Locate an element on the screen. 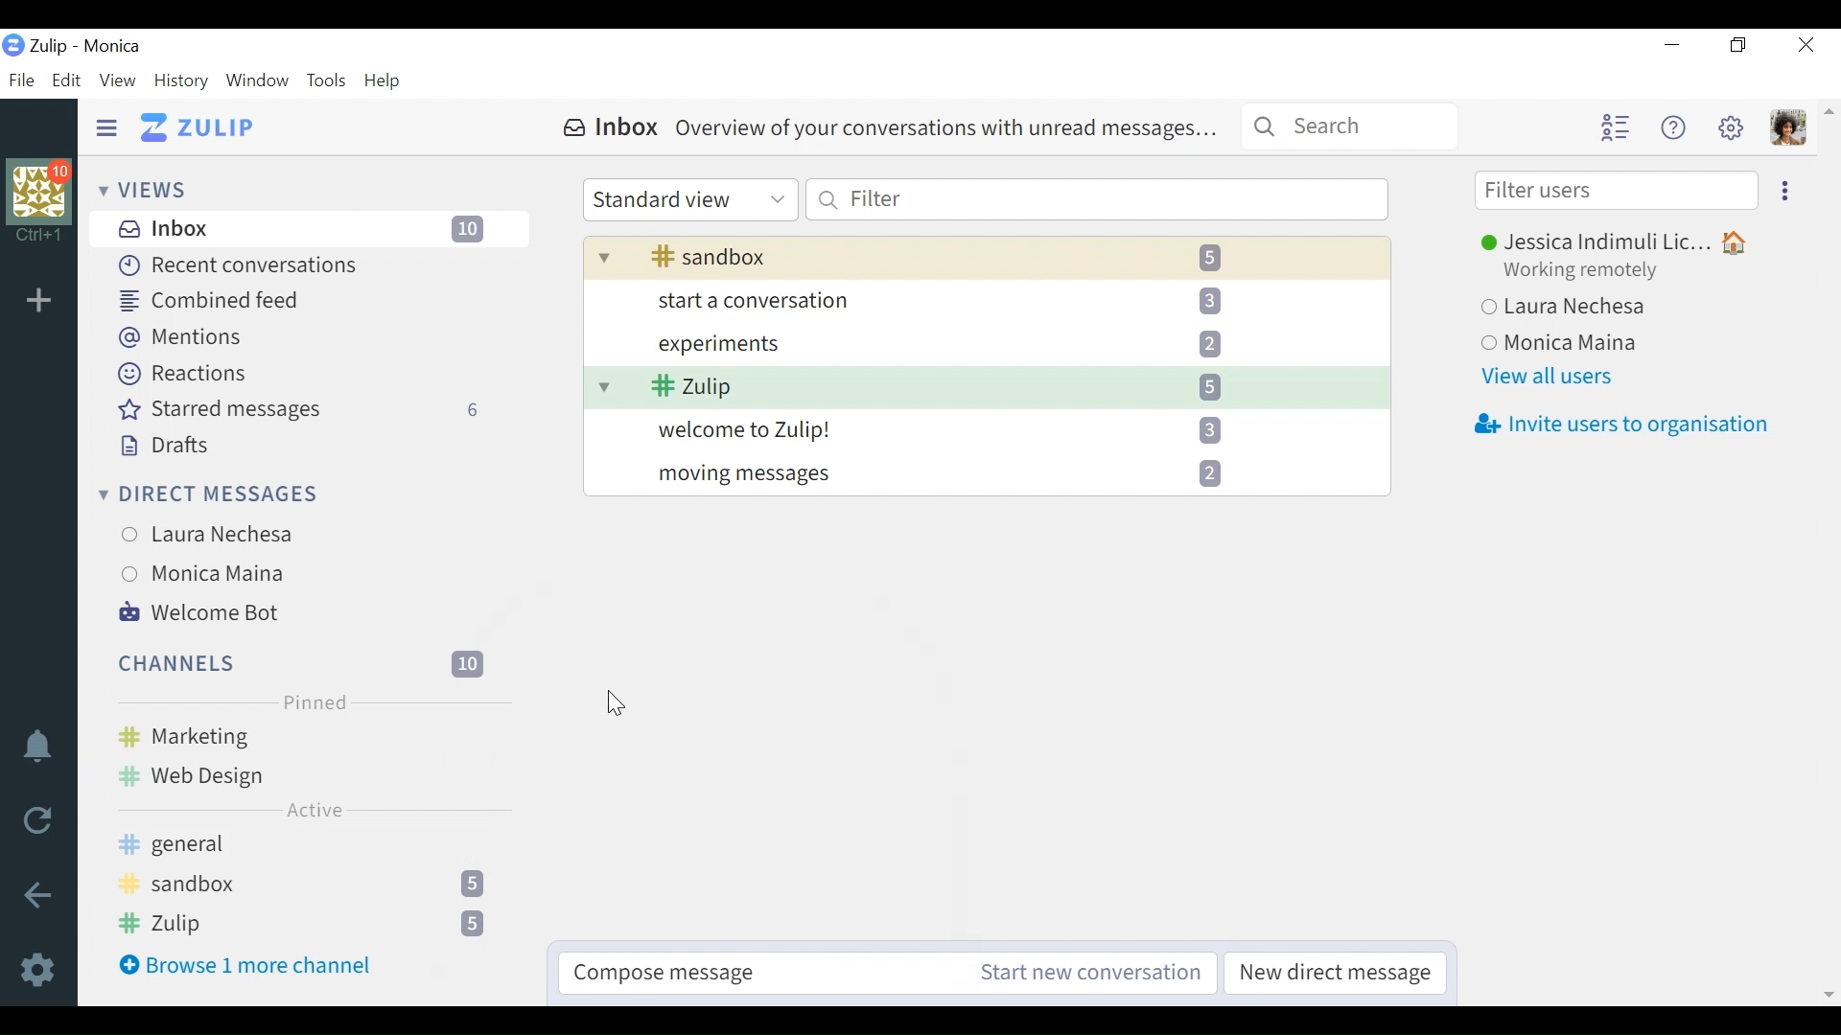  Sandbox 5 is located at coordinates (306, 886).